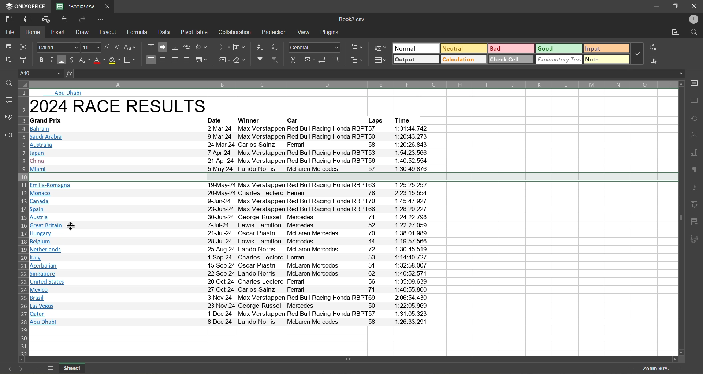 The width and height of the screenshot is (703, 374). Describe the element at coordinates (228, 194) in the screenshot. I see `Monaco 26-May-24 Charles Leclerc Ferman 78 2:23:15.554` at that location.